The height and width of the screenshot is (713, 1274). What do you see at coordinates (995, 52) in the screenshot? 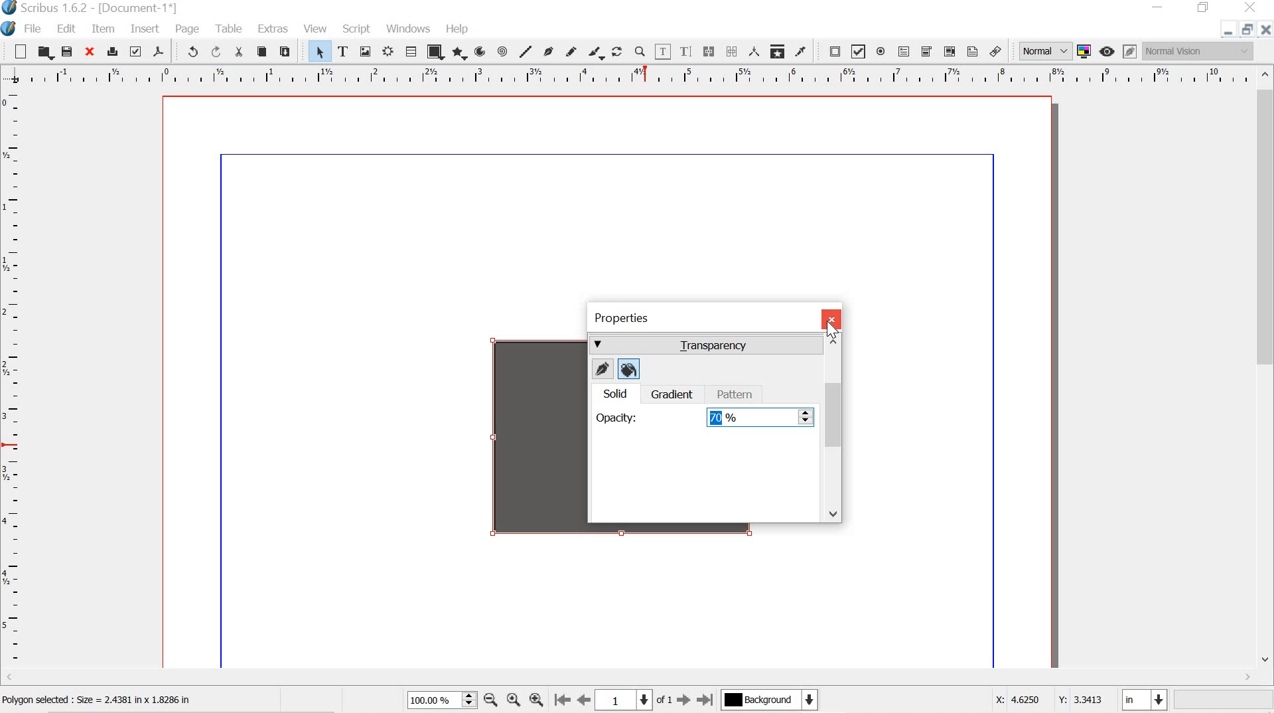
I see `link annotation` at bounding box center [995, 52].